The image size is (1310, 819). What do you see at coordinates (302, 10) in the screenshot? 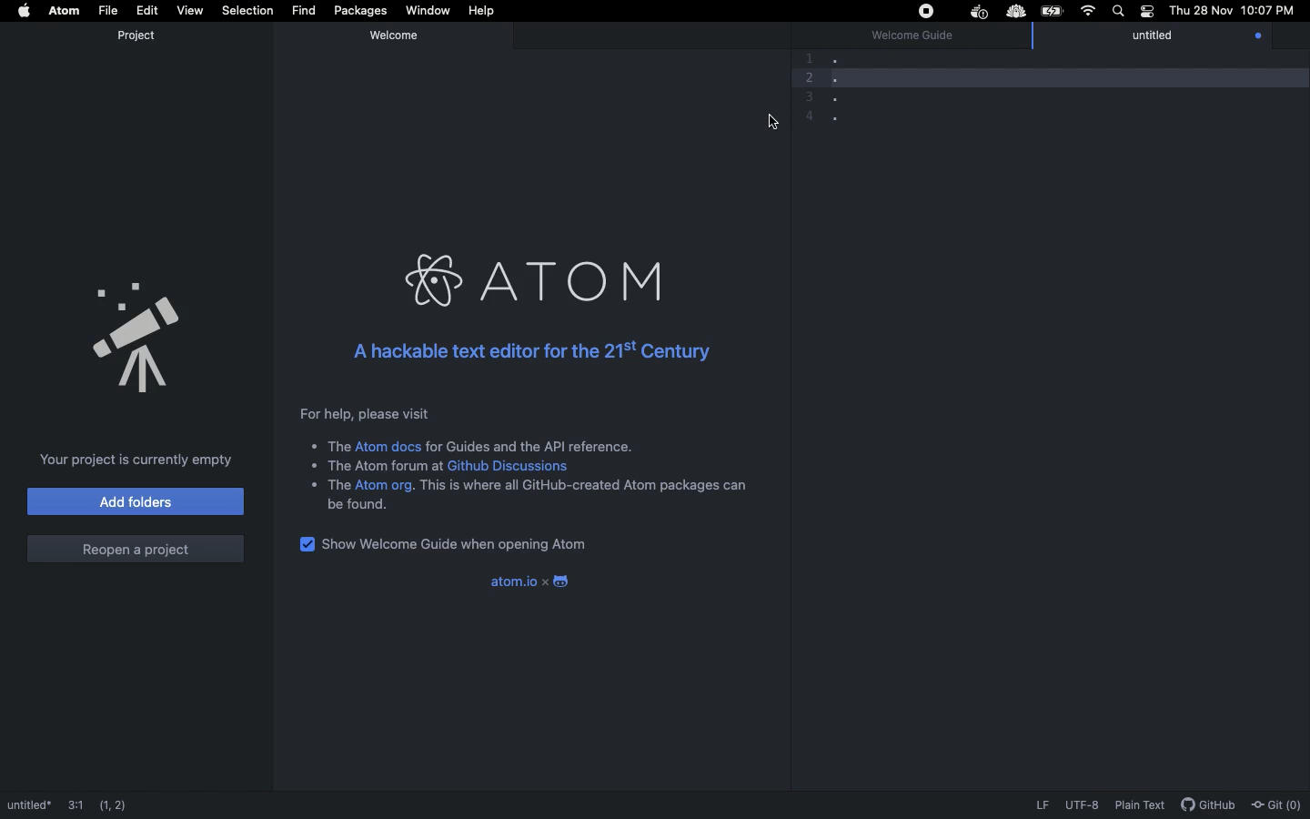
I see `Find` at bounding box center [302, 10].